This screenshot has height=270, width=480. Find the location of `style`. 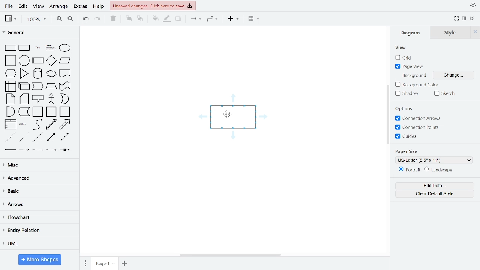

style is located at coordinates (451, 33).